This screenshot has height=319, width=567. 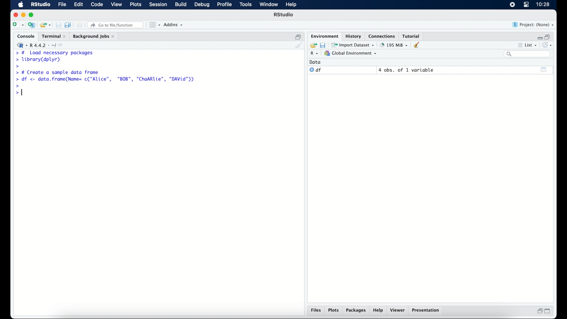 What do you see at coordinates (408, 70) in the screenshot?
I see `4 obs, of 2 variables` at bounding box center [408, 70].